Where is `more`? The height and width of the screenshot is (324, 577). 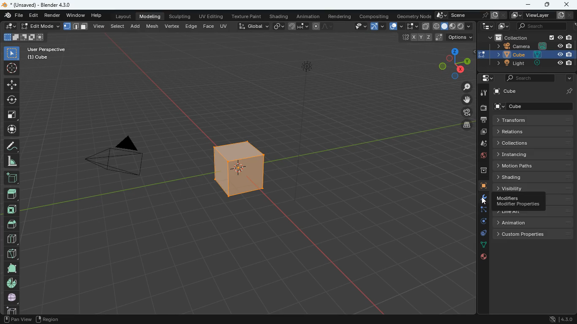 more is located at coordinates (569, 78).